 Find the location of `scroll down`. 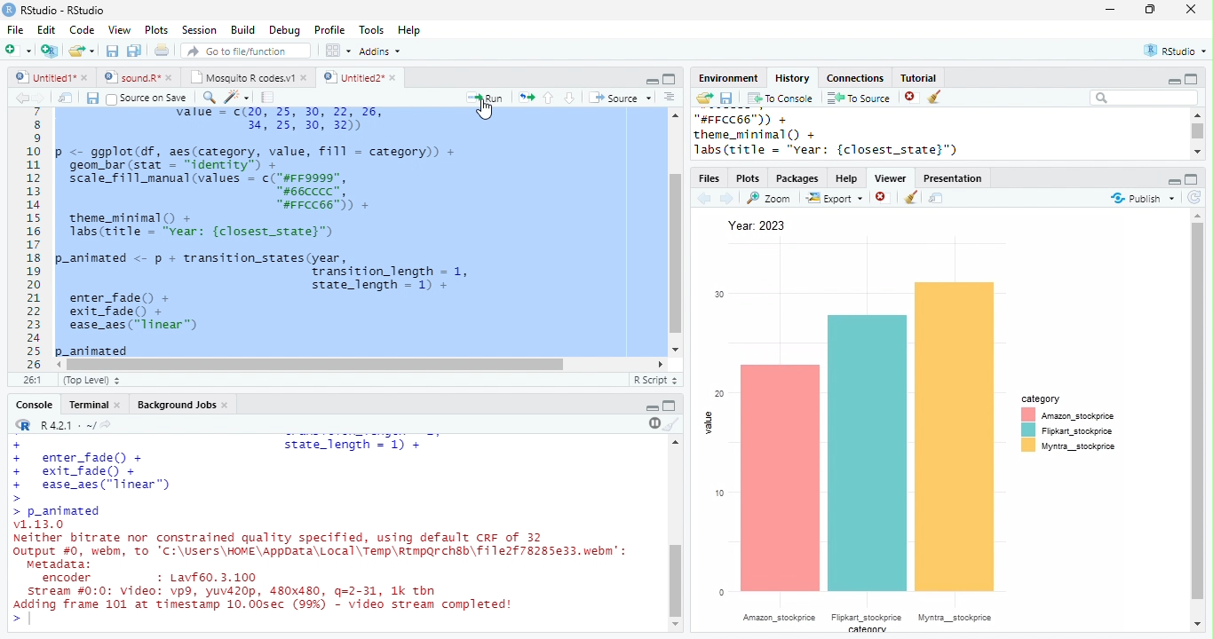

scroll down is located at coordinates (676, 625).